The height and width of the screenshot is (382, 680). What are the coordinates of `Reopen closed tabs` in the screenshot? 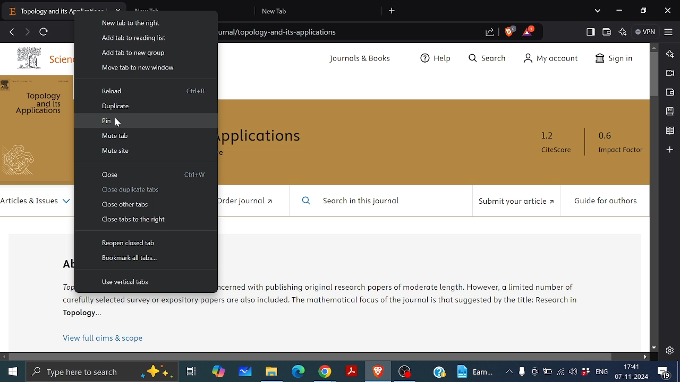 It's located at (126, 244).